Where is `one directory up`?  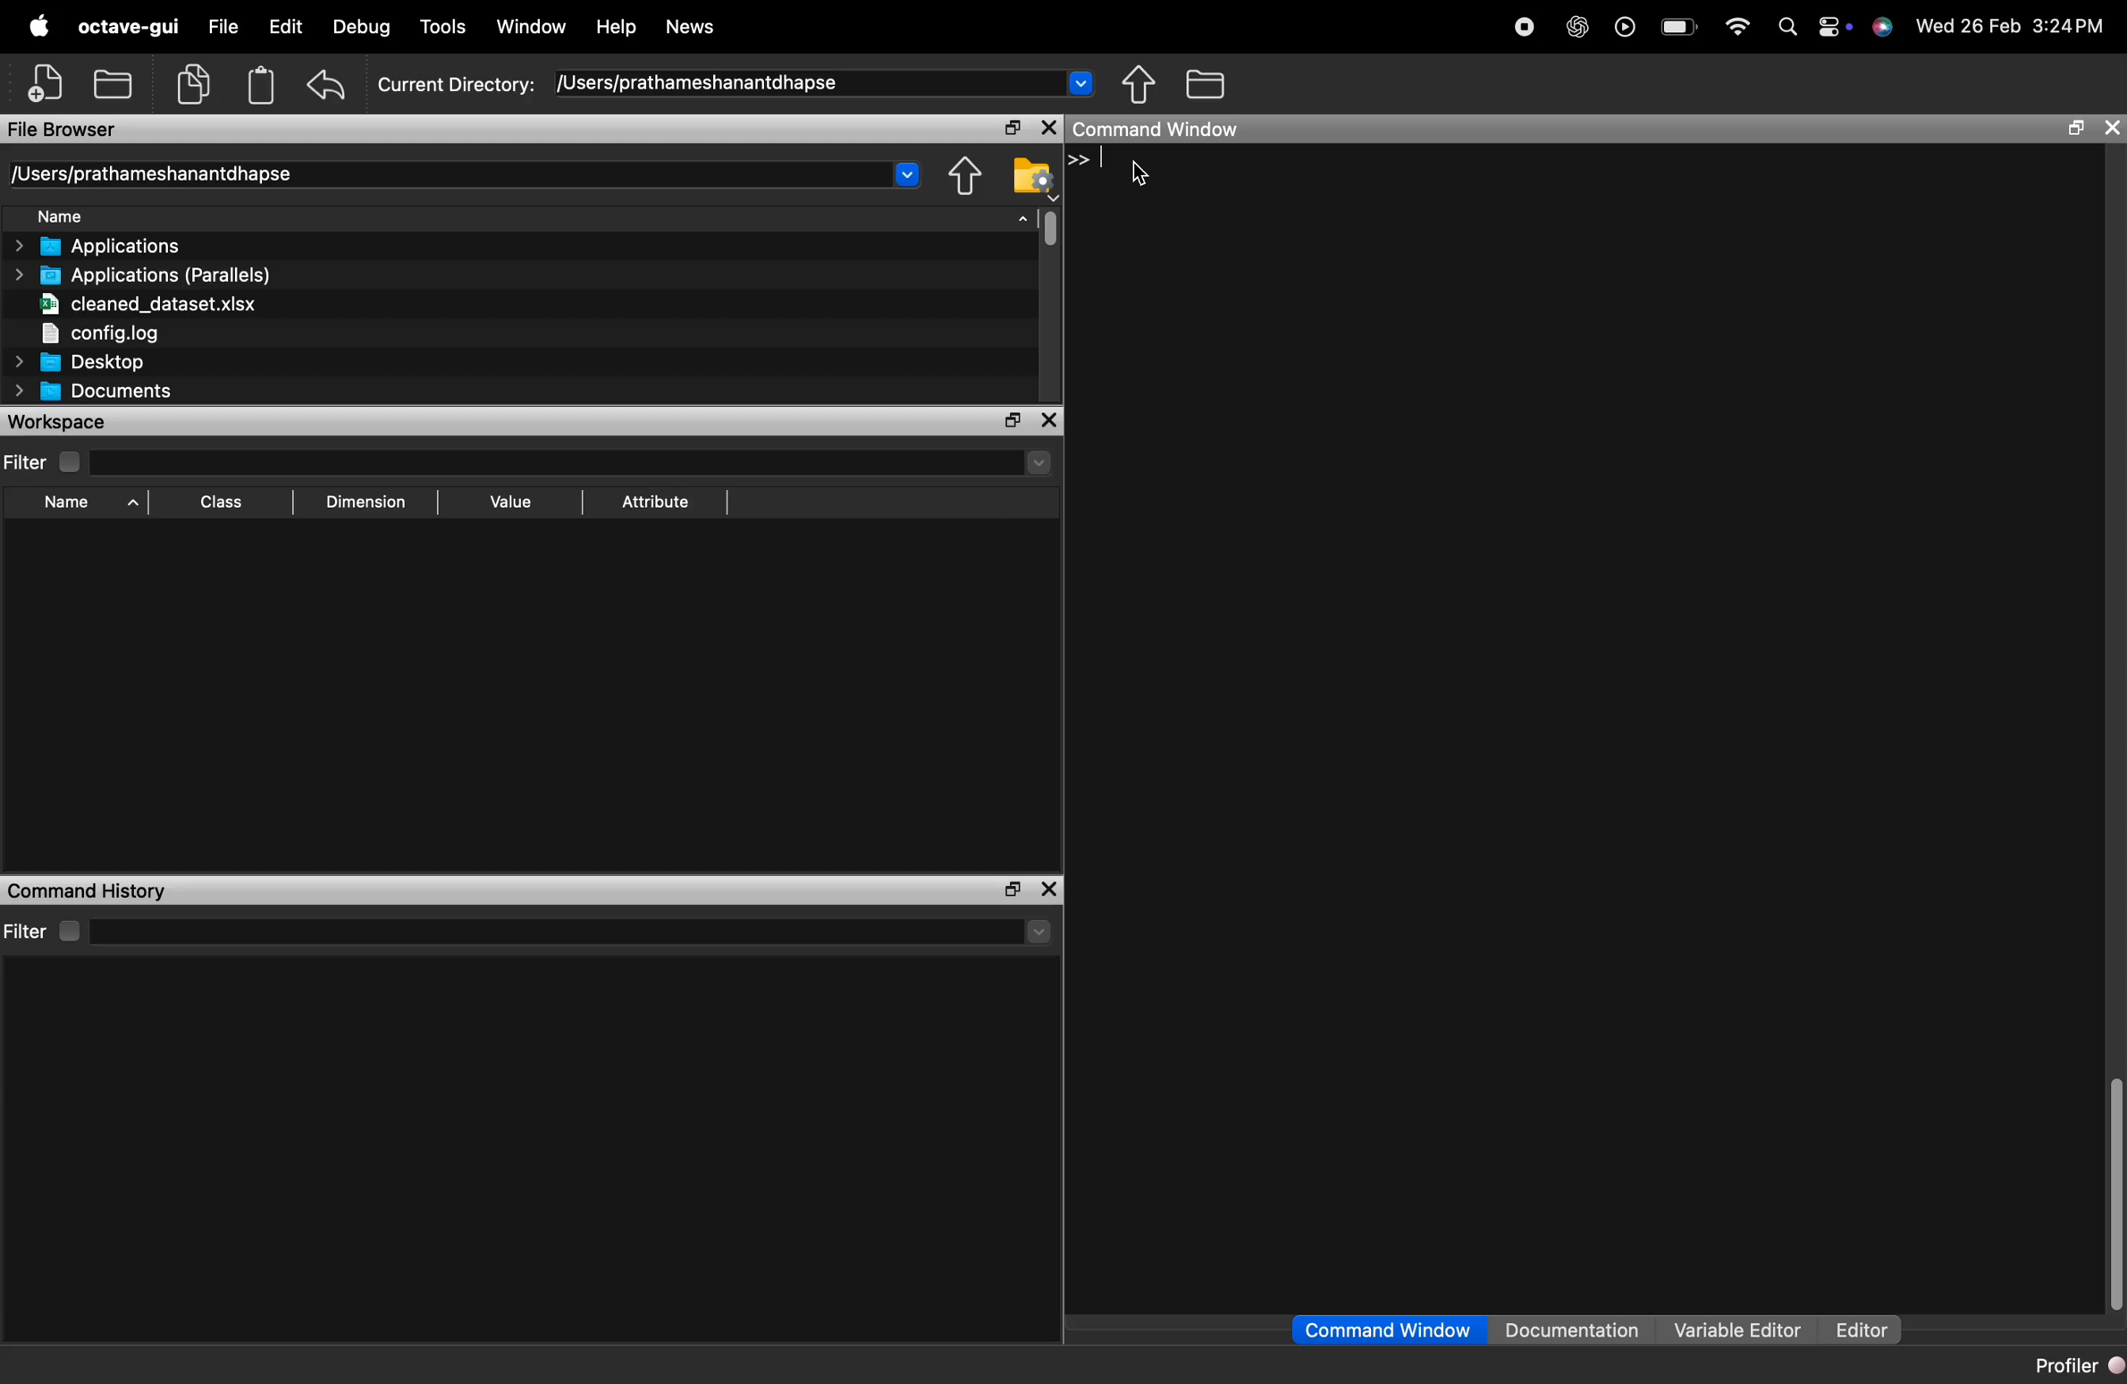 one directory up is located at coordinates (964, 175).